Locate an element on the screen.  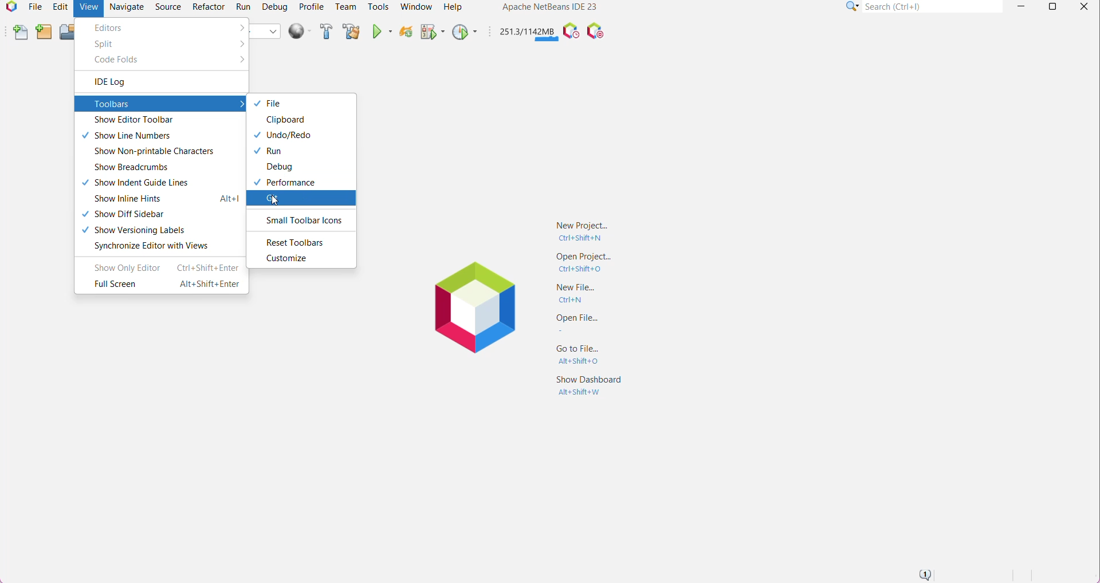
New File is located at coordinates (21, 32).